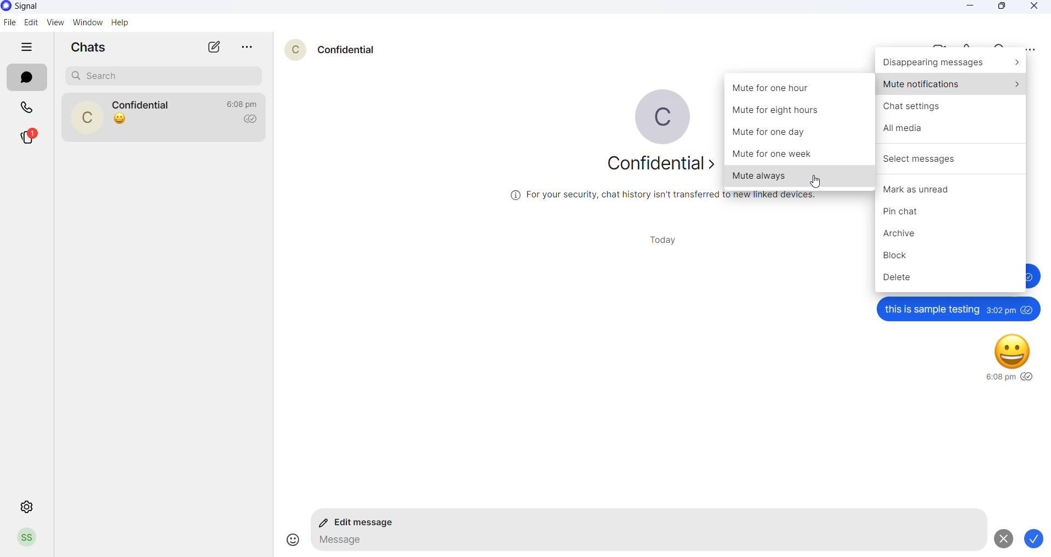 The image size is (1051, 557). Describe the element at coordinates (1037, 539) in the screenshot. I see `ok` at that location.